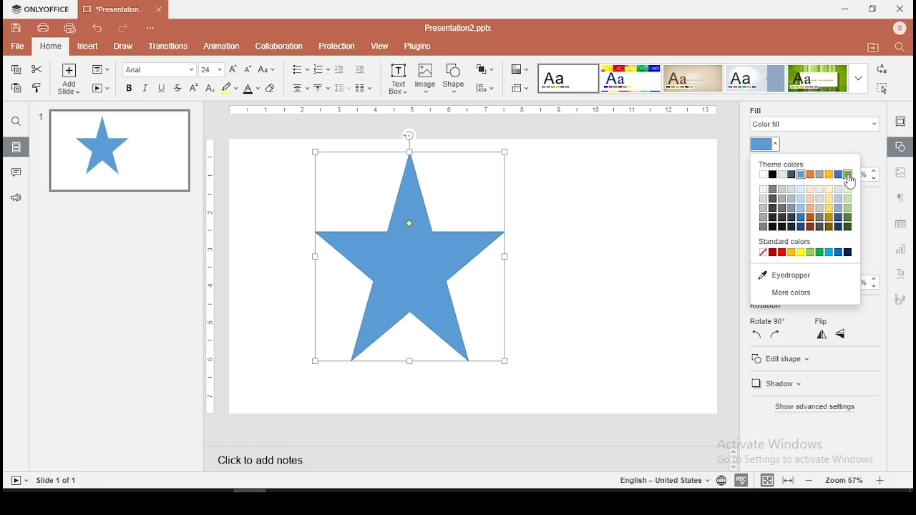  I want to click on font color, so click(251, 89).